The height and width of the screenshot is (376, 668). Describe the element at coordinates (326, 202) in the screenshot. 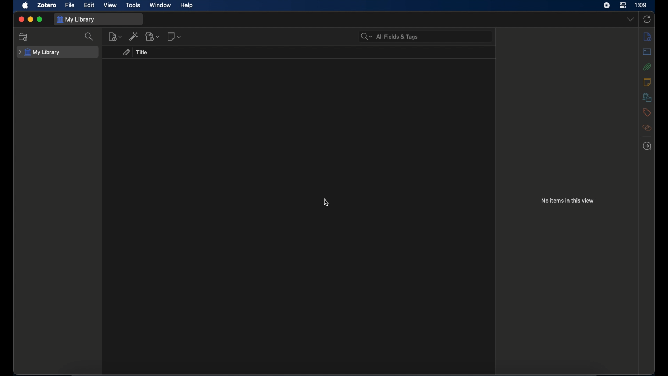

I see `cursor` at that location.